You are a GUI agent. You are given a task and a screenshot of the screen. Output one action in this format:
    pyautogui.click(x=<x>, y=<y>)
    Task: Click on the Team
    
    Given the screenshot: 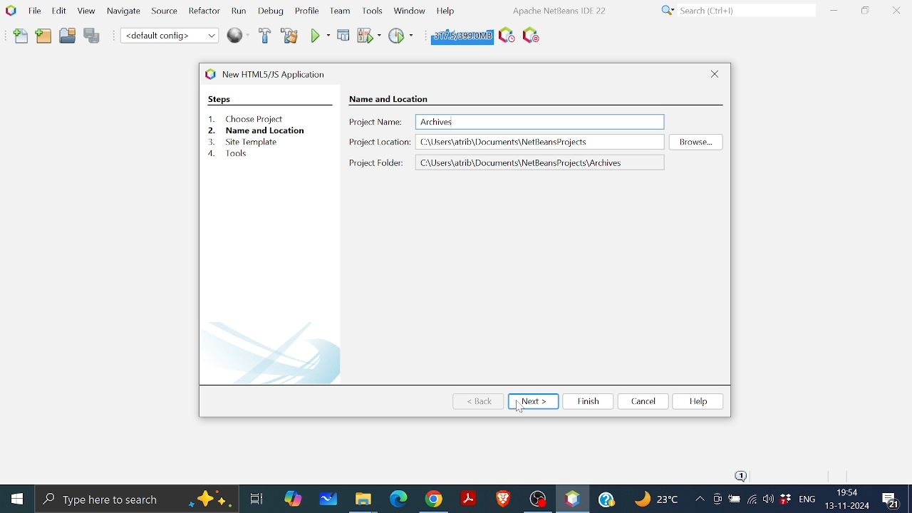 What is the action you would take?
    pyautogui.click(x=338, y=11)
    